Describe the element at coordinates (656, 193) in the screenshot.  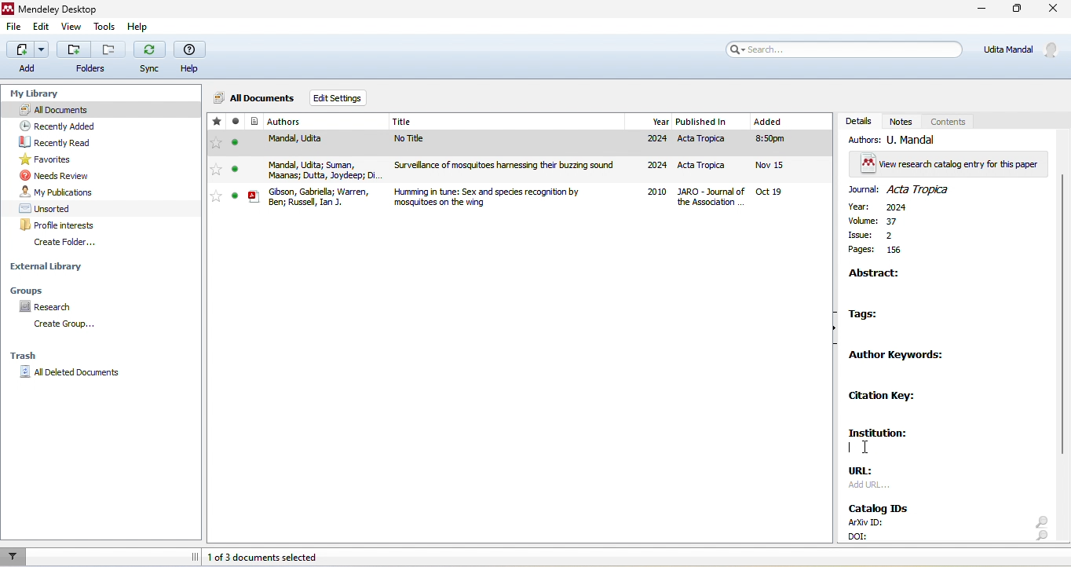
I see `2010` at that location.